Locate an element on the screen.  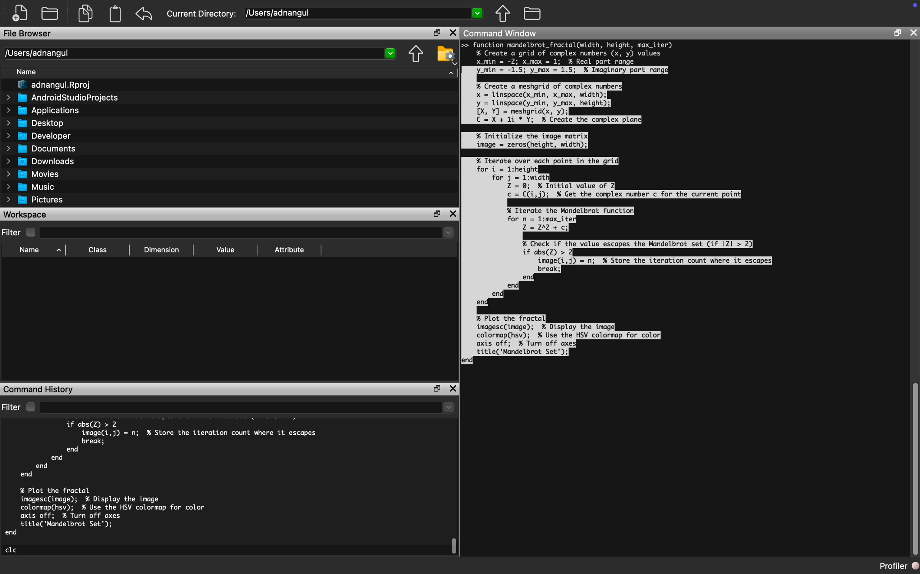
Redo is located at coordinates (146, 14).